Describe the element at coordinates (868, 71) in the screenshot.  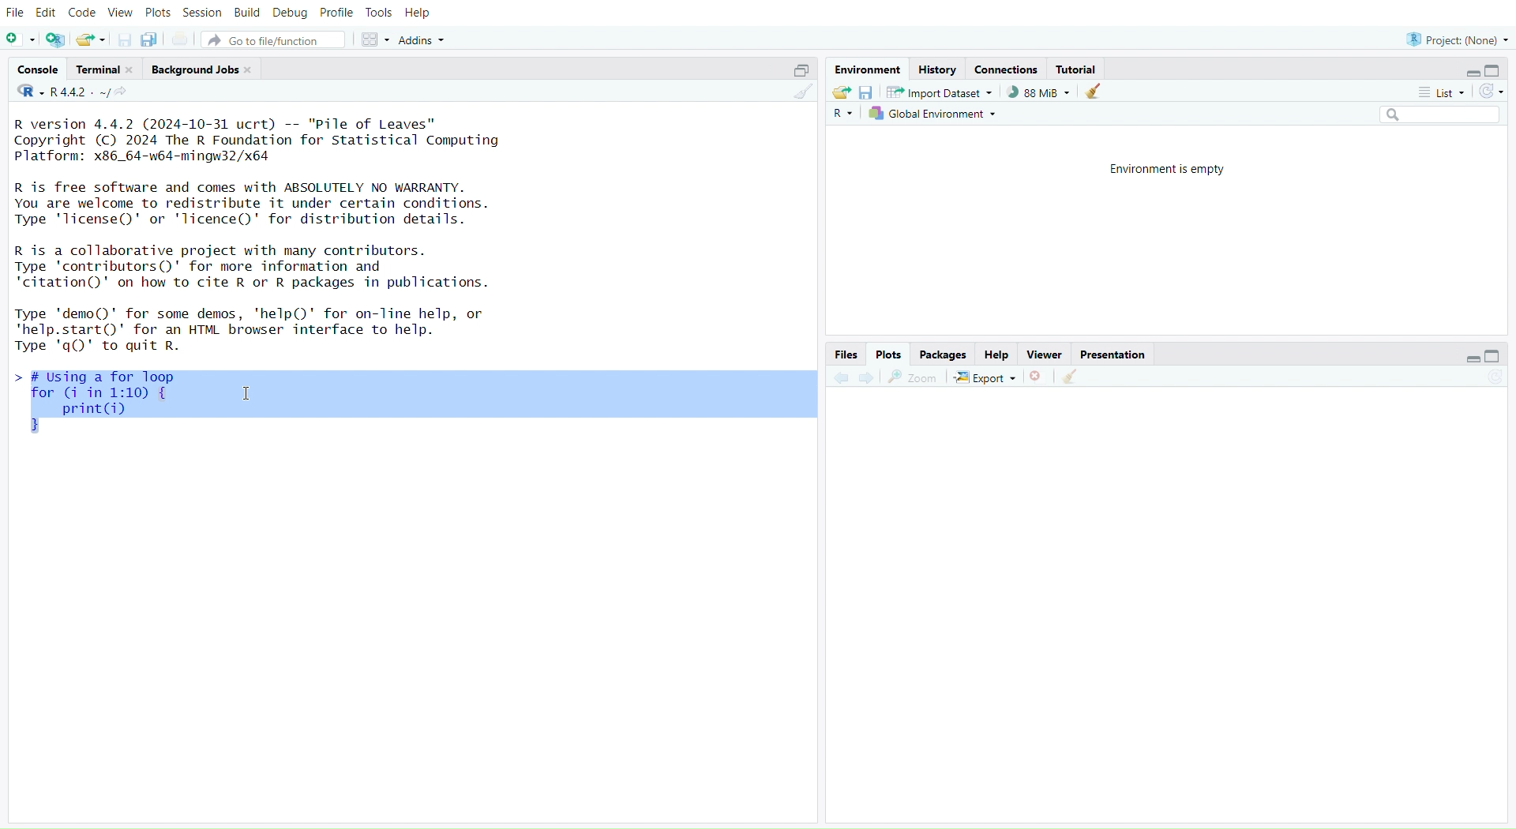
I see `environment` at that location.